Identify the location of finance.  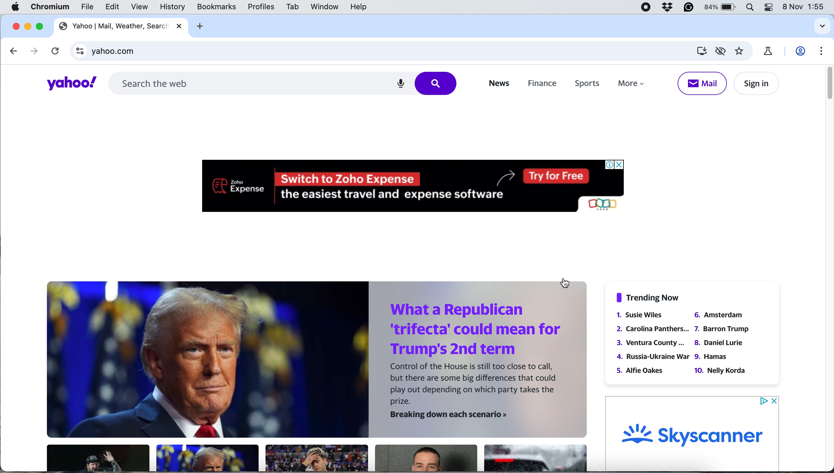
(543, 85).